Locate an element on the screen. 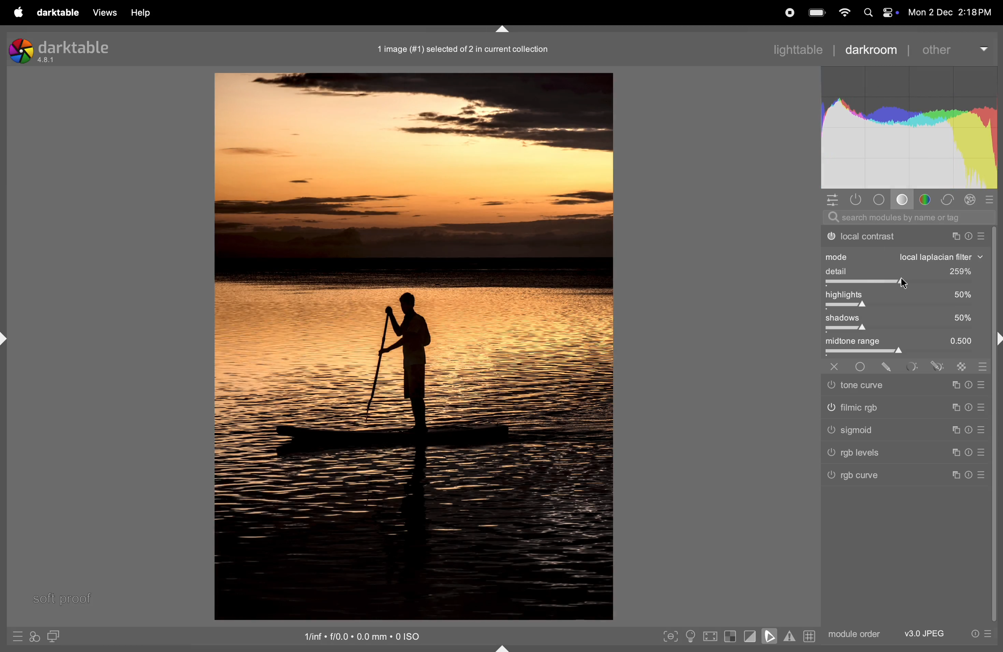 This screenshot has height=652, width=1003. Darktable is located at coordinates (64, 50).